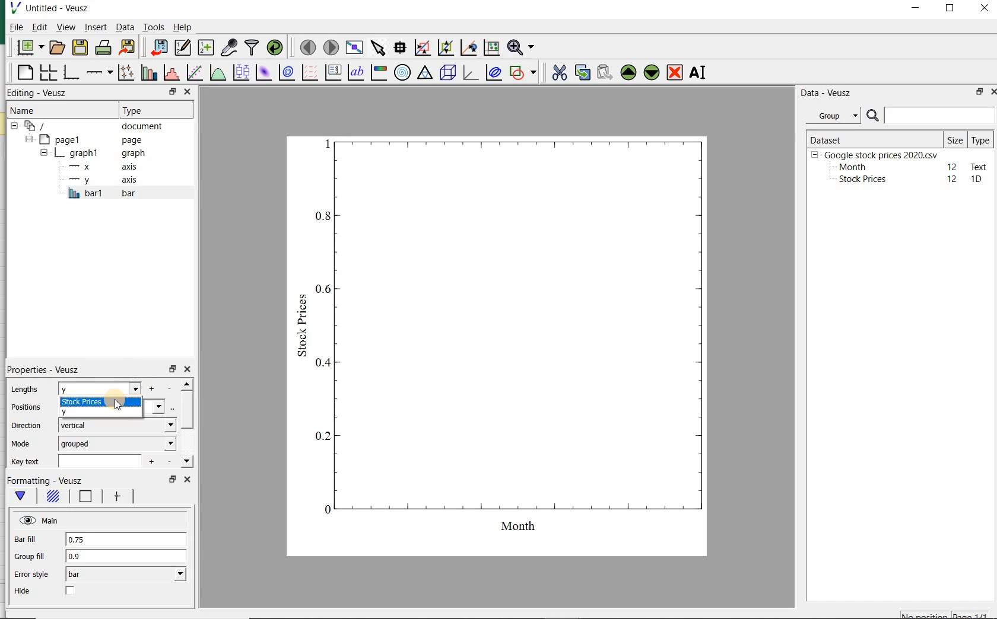 This screenshot has height=619, width=997. What do you see at coordinates (399, 48) in the screenshot?
I see `read data points on the graph` at bounding box center [399, 48].